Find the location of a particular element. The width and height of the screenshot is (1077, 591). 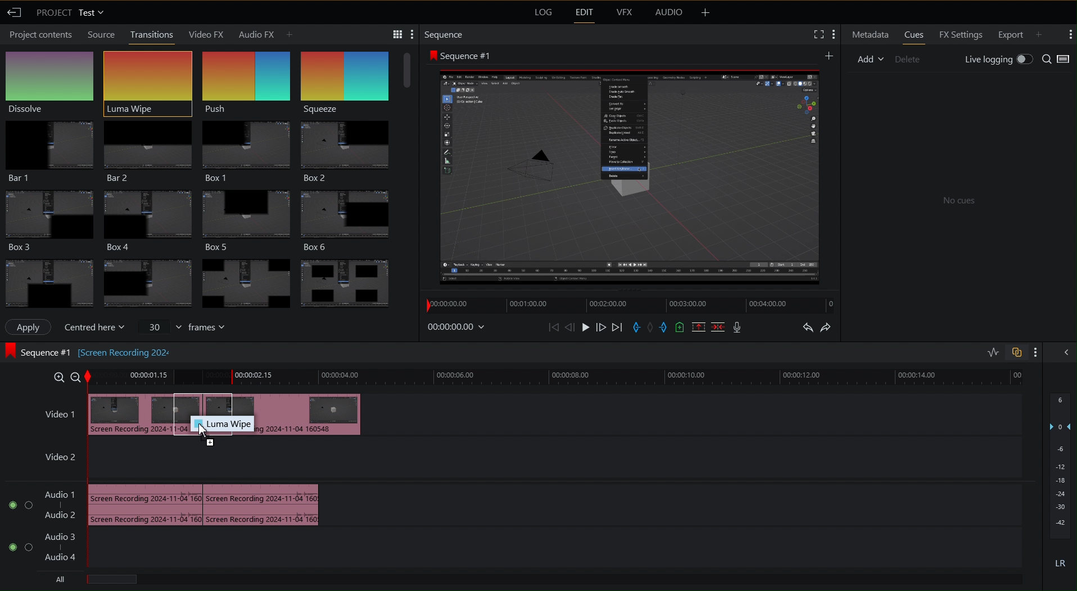

Video FX is located at coordinates (207, 34).